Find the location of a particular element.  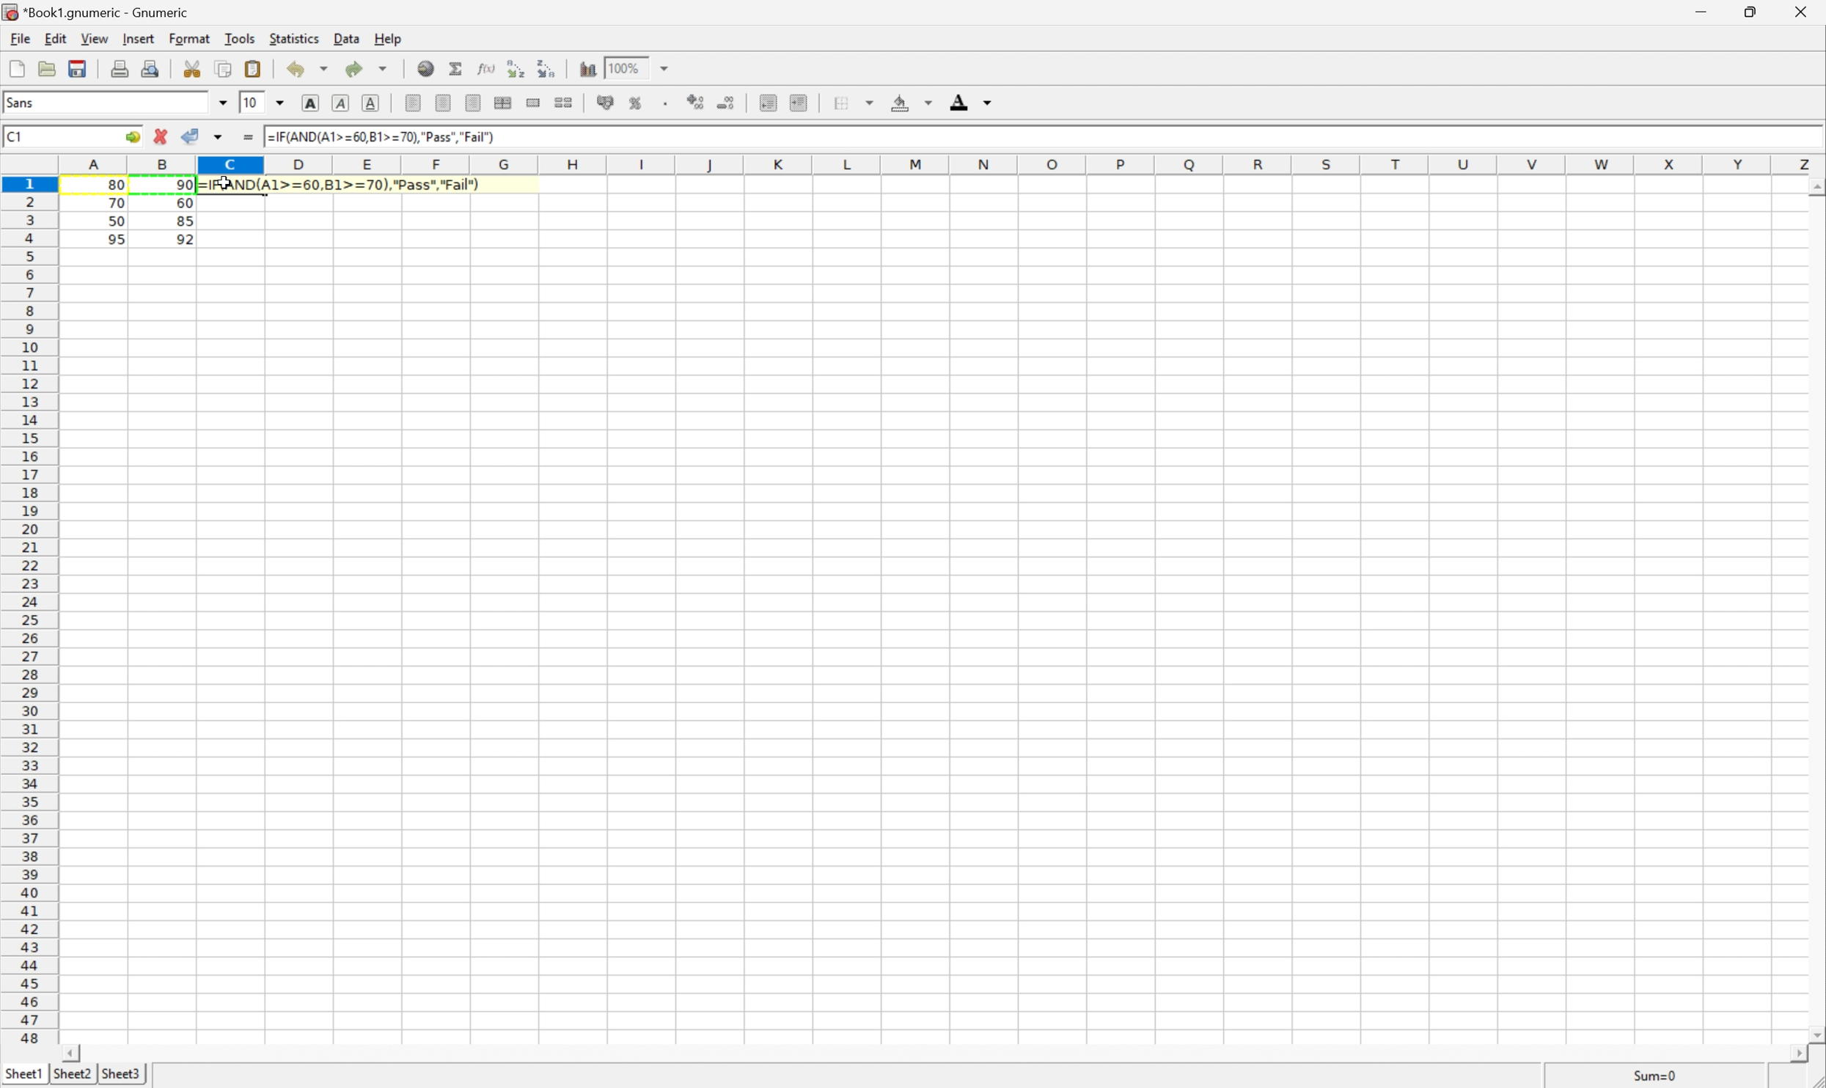

Create a new workbook is located at coordinates (16, 65).